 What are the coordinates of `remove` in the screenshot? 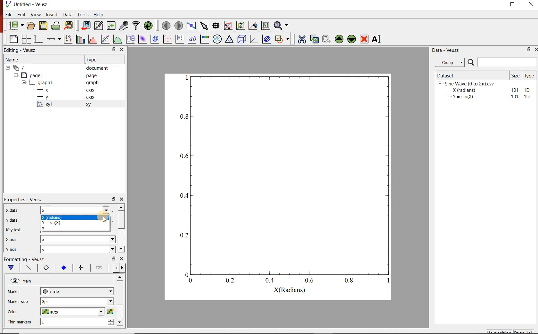 It's located at (364, 39).